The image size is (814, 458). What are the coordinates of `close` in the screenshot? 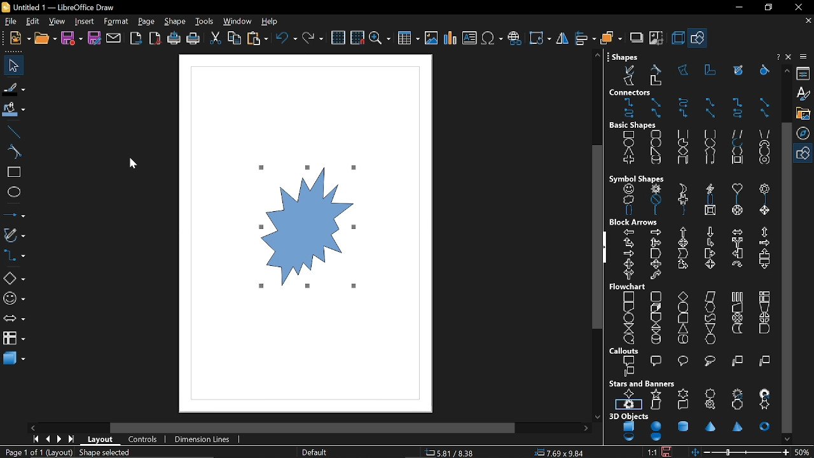 It's located at (796, 7).